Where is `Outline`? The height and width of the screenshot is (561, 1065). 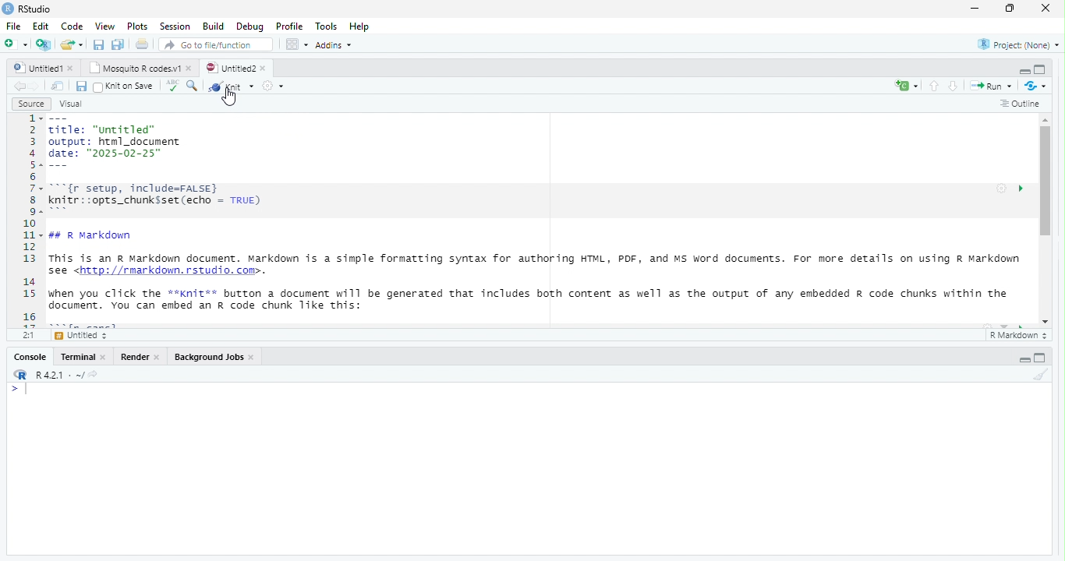 Outline is located at coordinates (1021, 104).